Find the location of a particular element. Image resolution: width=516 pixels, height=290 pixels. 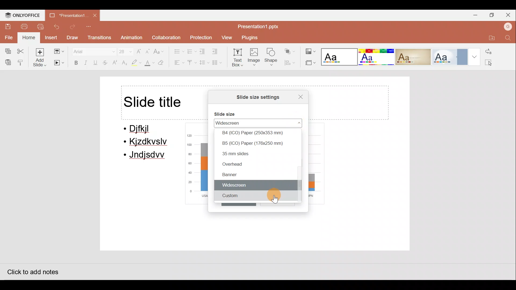

Collaboration is located at coordinates (166, 36).